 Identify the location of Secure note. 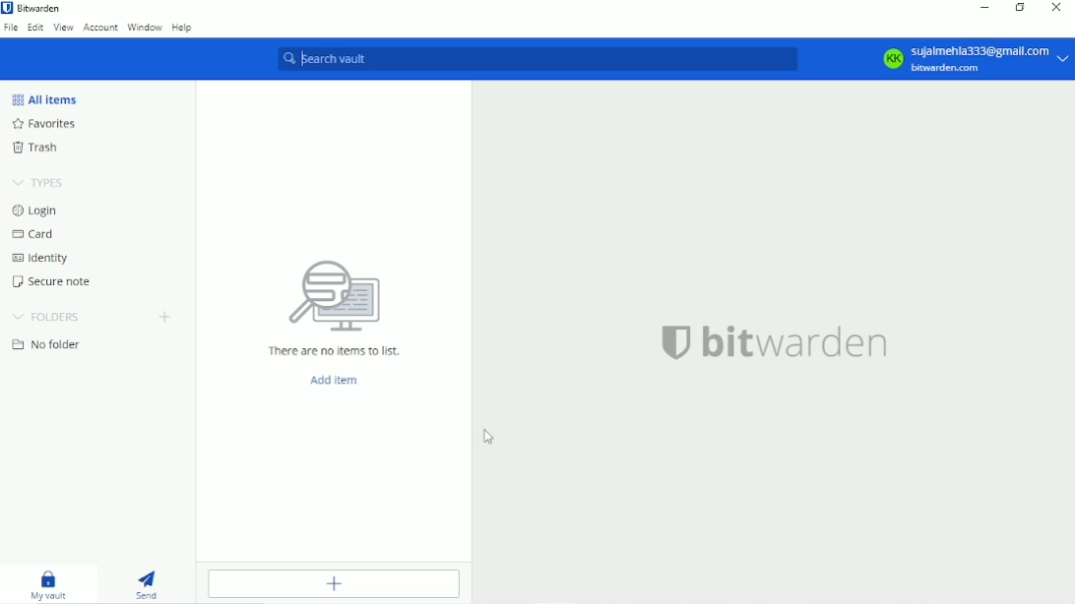
(55, 283).